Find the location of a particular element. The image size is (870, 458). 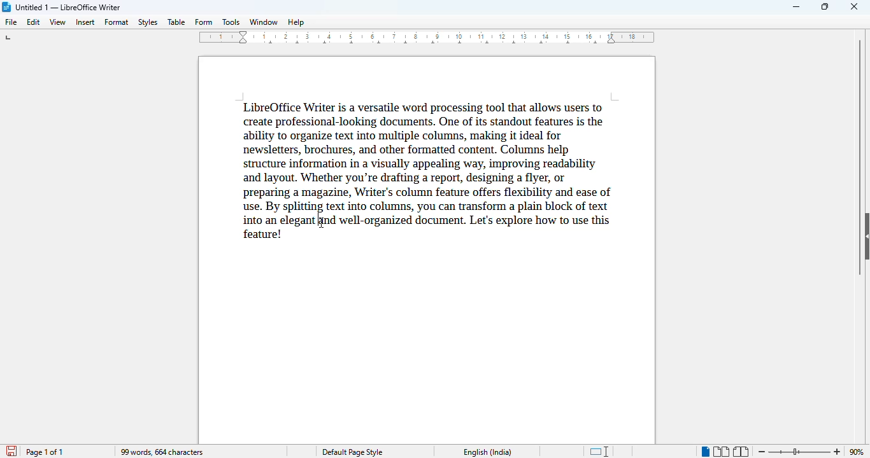

single-page view is located at coordinates (704, 452).